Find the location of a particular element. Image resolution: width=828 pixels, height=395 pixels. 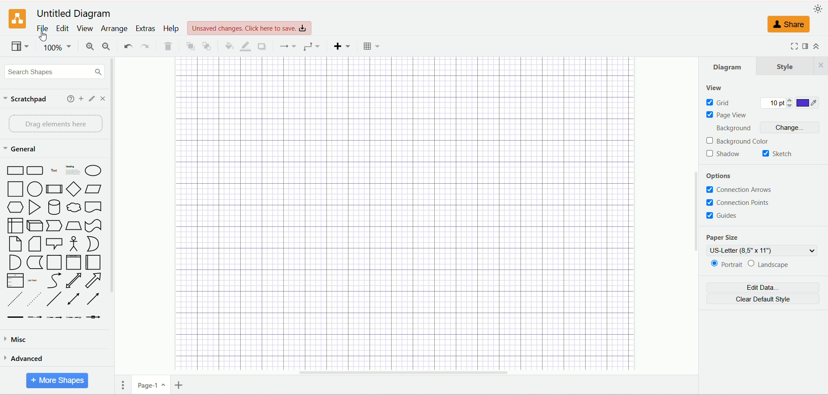

Connector with 2 Labels is located at coordinates (55, 318).